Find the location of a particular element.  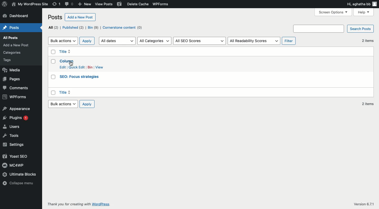

Comments is located at coordinates (17, 88).